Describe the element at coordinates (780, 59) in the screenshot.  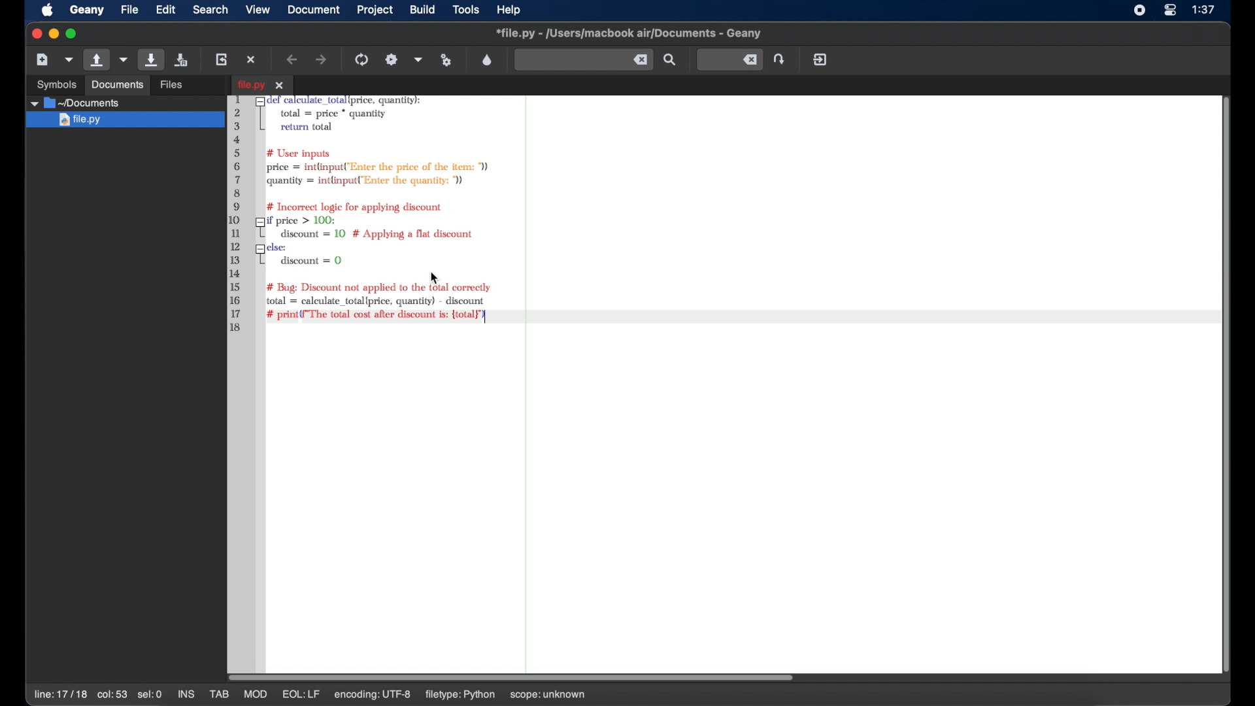
I see `jump to the entered line number` at that location.